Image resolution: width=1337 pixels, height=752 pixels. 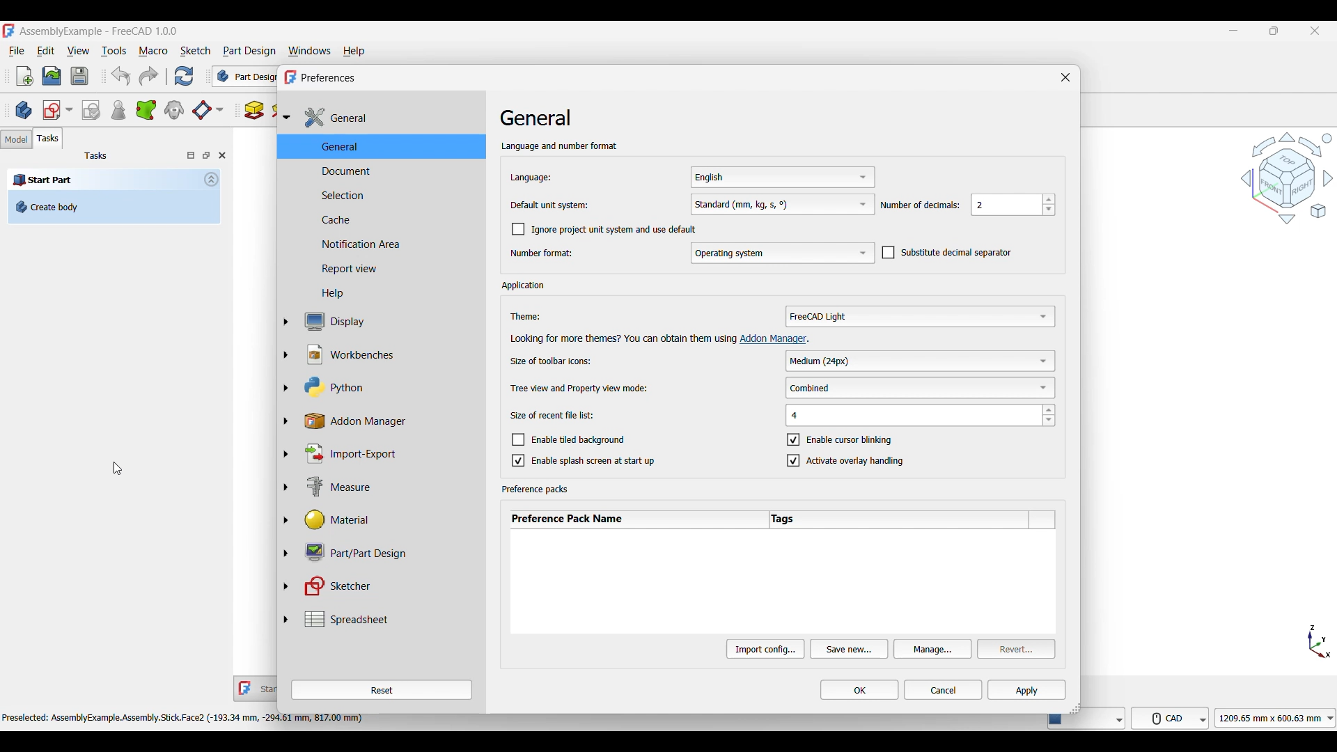 I want to click on 2 - Decimal settings, so click(x=1014, y=205).